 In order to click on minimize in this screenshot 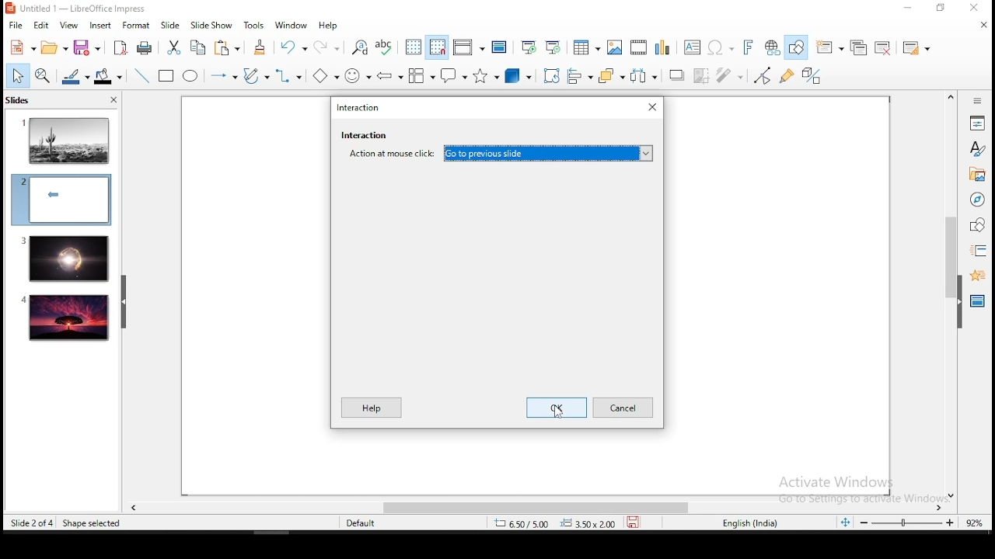, I will do `click(907, 9)`.